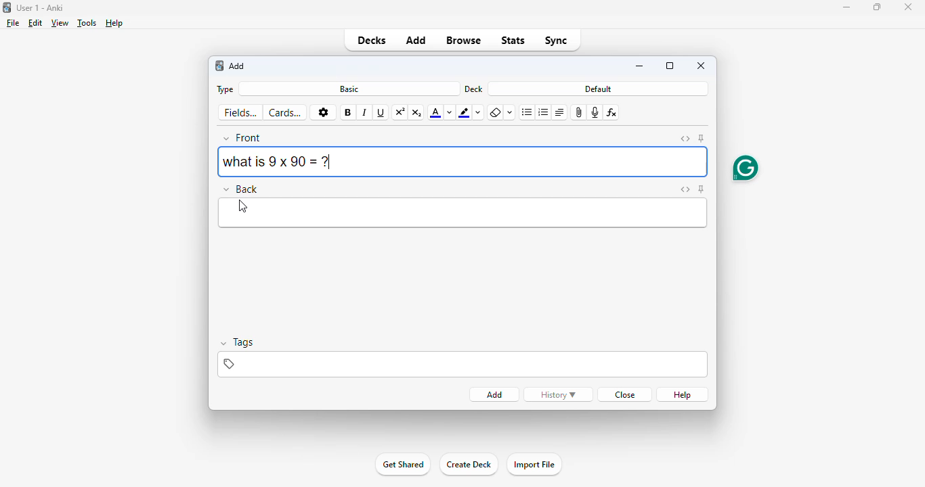 The image size is (925, 487). What do you see at coordinates (474, 89) in the screenshot?
I see `deck` at bounding box center [474, 89].